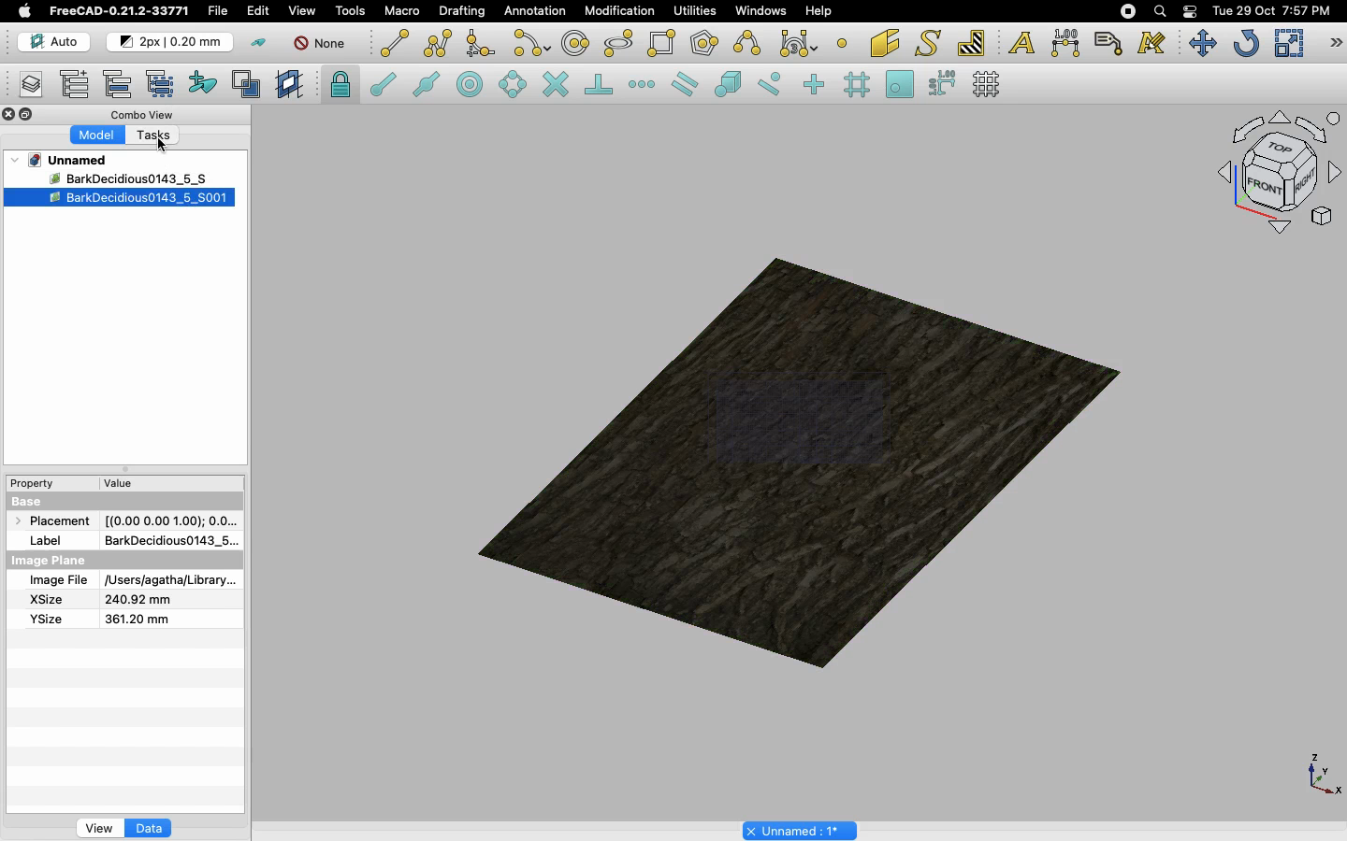 Image resolution: width=1347 pixels, height=841 pixels. What do you see at coordinates (801, 43) in the screenshot?
I see `Bezier tools` at bounding box center [801, 43].